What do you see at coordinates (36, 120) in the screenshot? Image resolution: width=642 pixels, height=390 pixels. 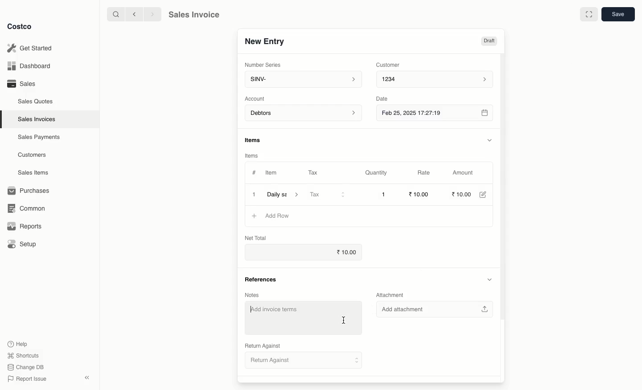 I see `Sales Invoices.` at bounding box center [36, 120].